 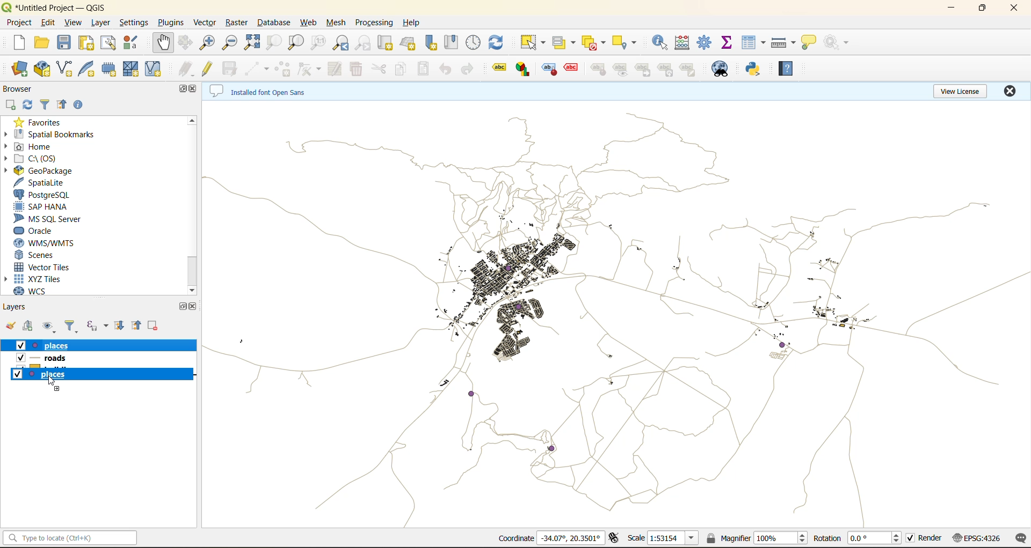 I want to click on help, so click(x=414, y=23).